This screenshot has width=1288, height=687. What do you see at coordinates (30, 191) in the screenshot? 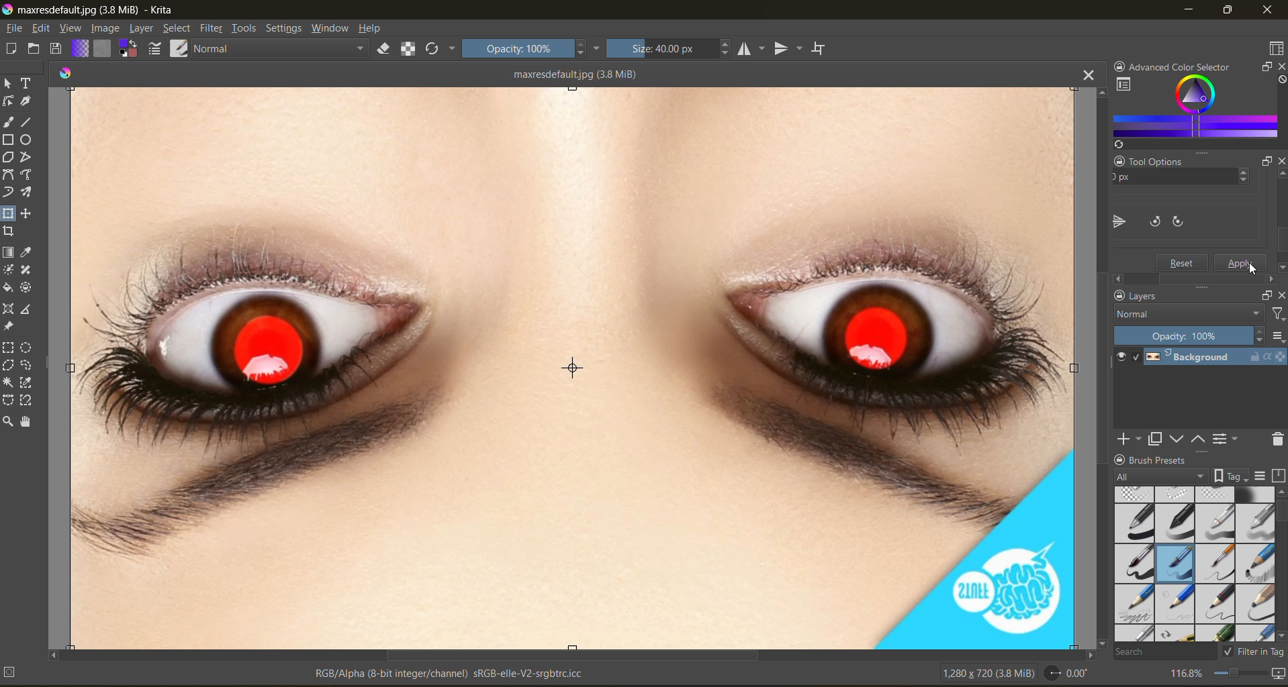
I see `tool` at bounding box center [30, 191].